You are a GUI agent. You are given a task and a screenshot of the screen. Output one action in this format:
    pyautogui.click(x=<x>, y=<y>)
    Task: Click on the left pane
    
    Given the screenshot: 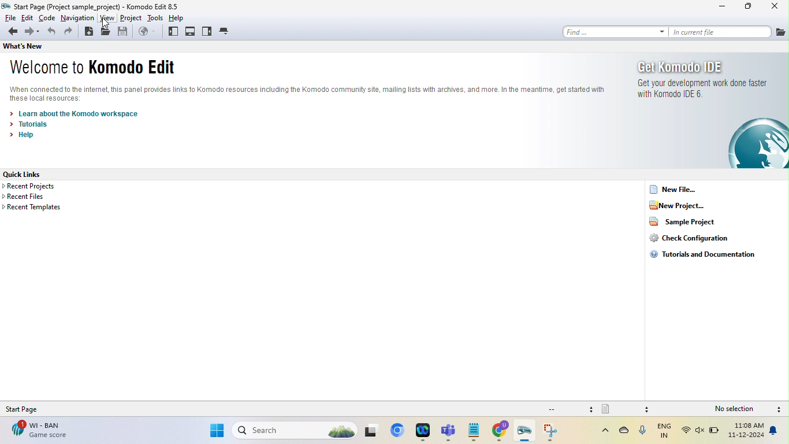 What is the action you would take?
    pyautogui.click(x=173, y=32)
    